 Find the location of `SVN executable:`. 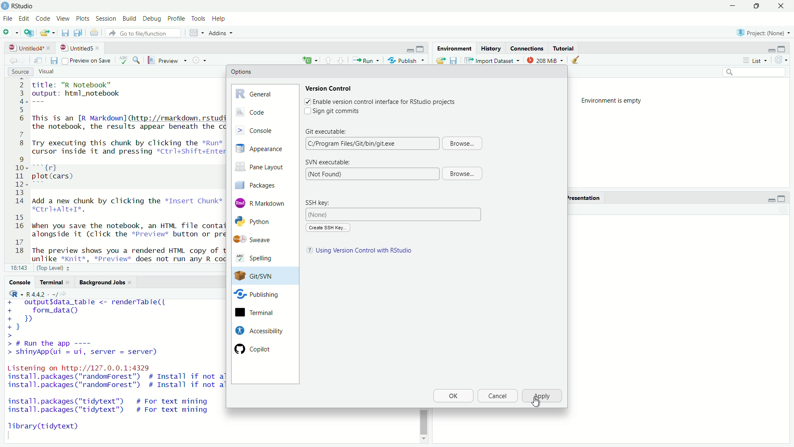

SVN executable: is located at coordinates (328, 162).